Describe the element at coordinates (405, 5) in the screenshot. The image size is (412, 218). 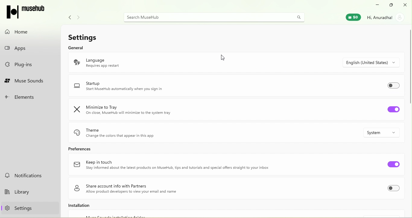
I see `close` at that location.